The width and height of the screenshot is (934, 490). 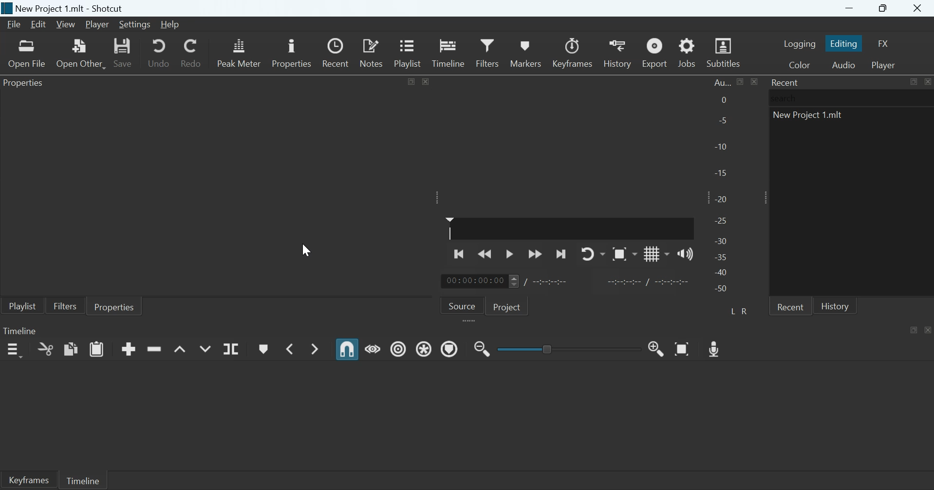 What do you see at coordinates (190, 51) in the screenshot?
I see `Redo` at bounding box center [190, 51].